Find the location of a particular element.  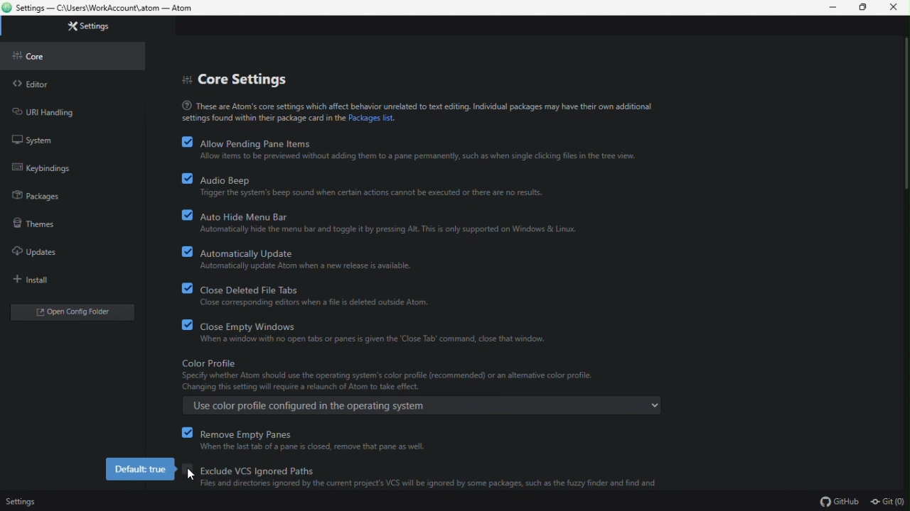

Text is located at coordinates (417, 111).